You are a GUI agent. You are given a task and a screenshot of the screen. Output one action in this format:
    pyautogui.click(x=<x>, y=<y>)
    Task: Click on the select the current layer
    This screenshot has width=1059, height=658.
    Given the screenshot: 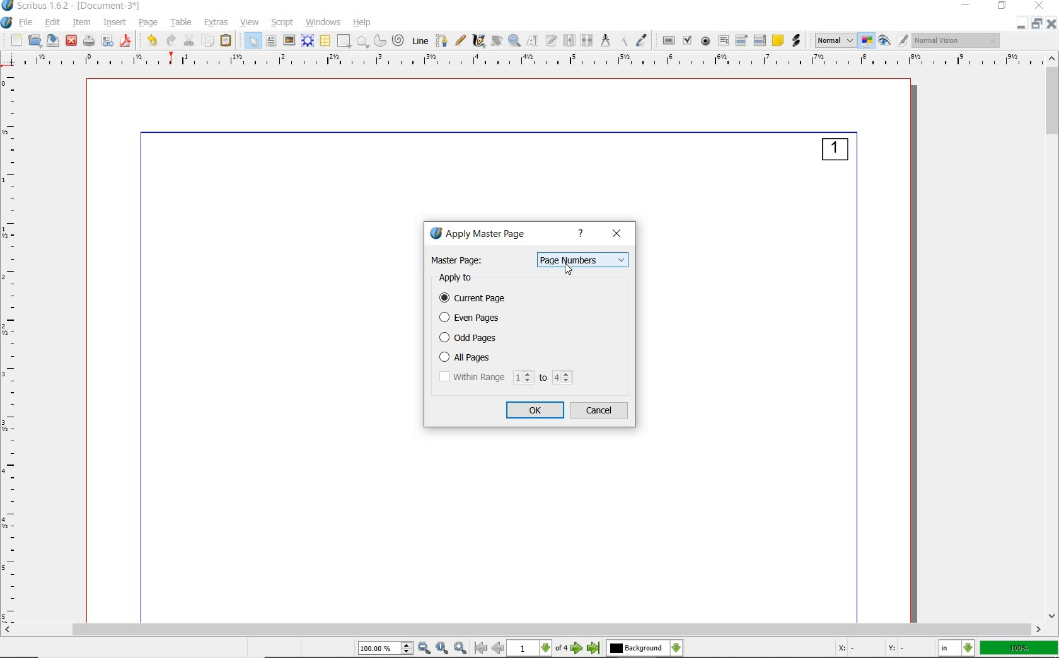 What is the action you would take?
    pyautogui.click(x=645, y=649)
    